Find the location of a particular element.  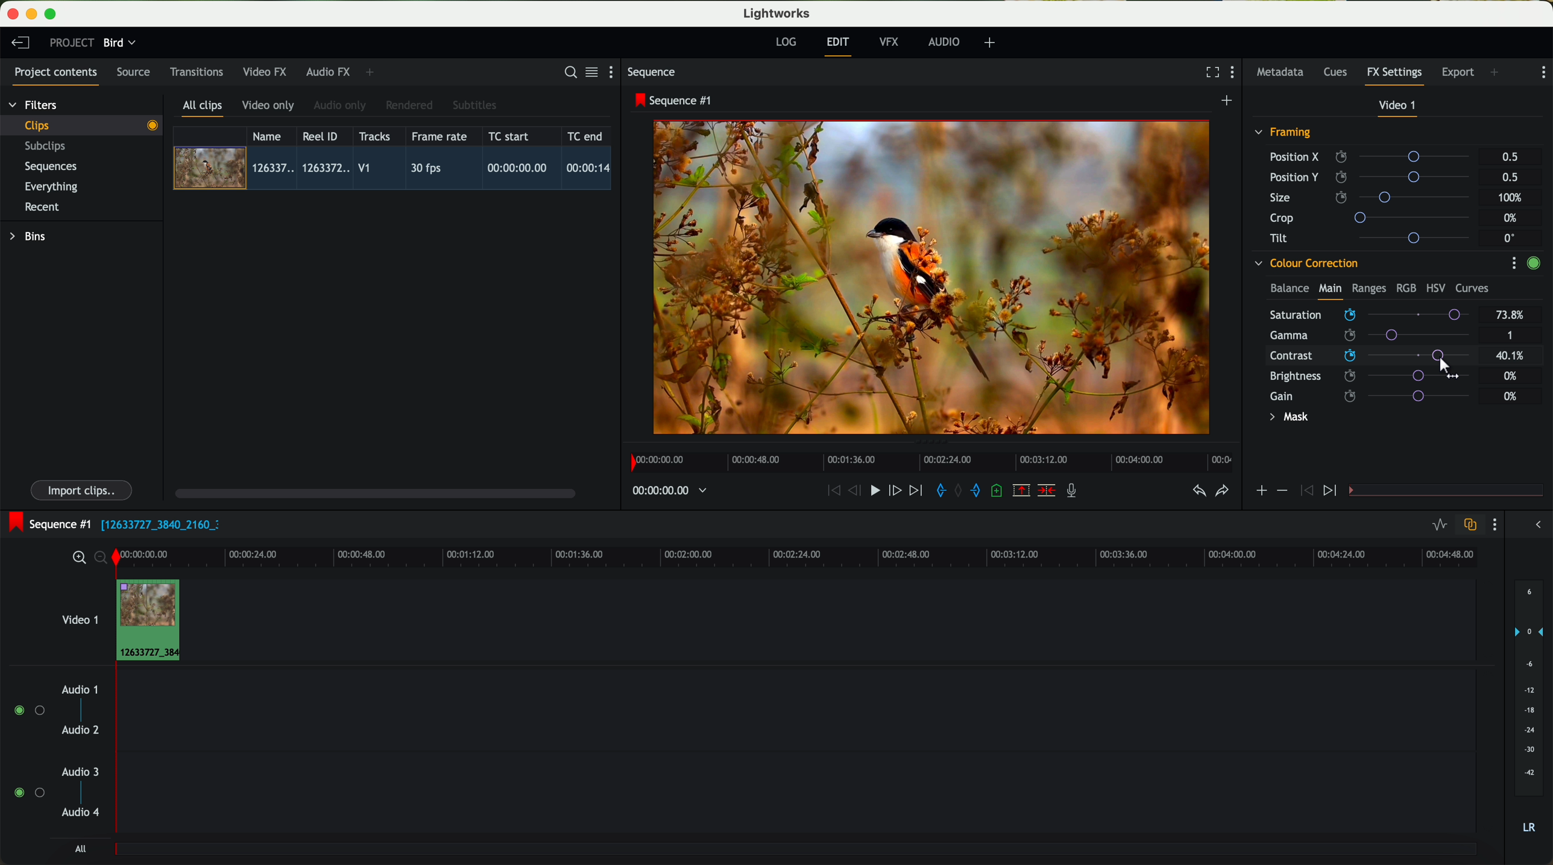

add 'in' mark is located at coordinates (937, 492).